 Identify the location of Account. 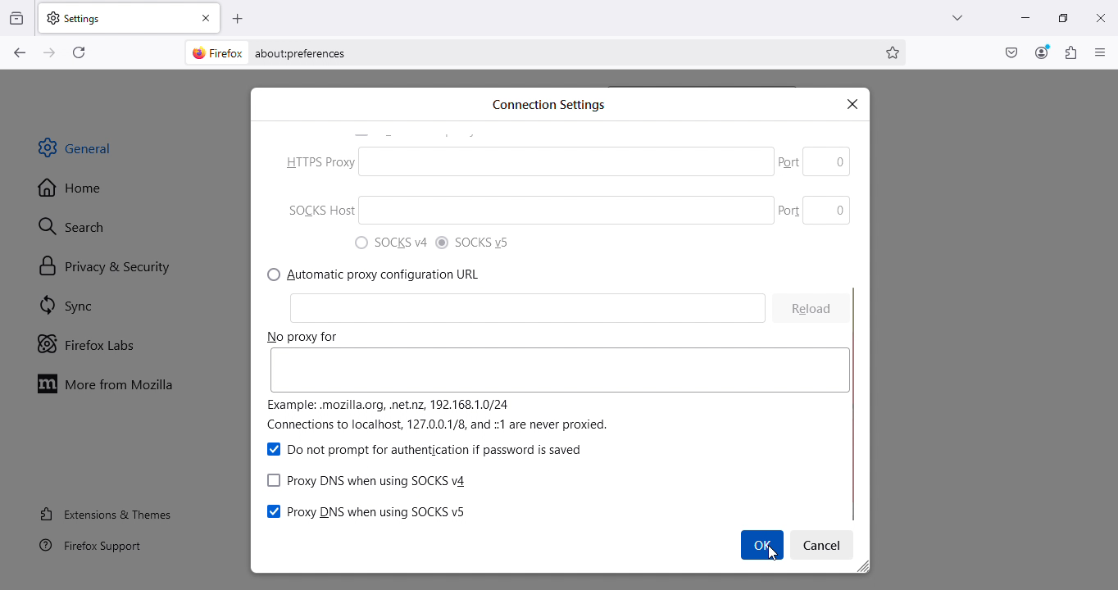
(1042, 52).